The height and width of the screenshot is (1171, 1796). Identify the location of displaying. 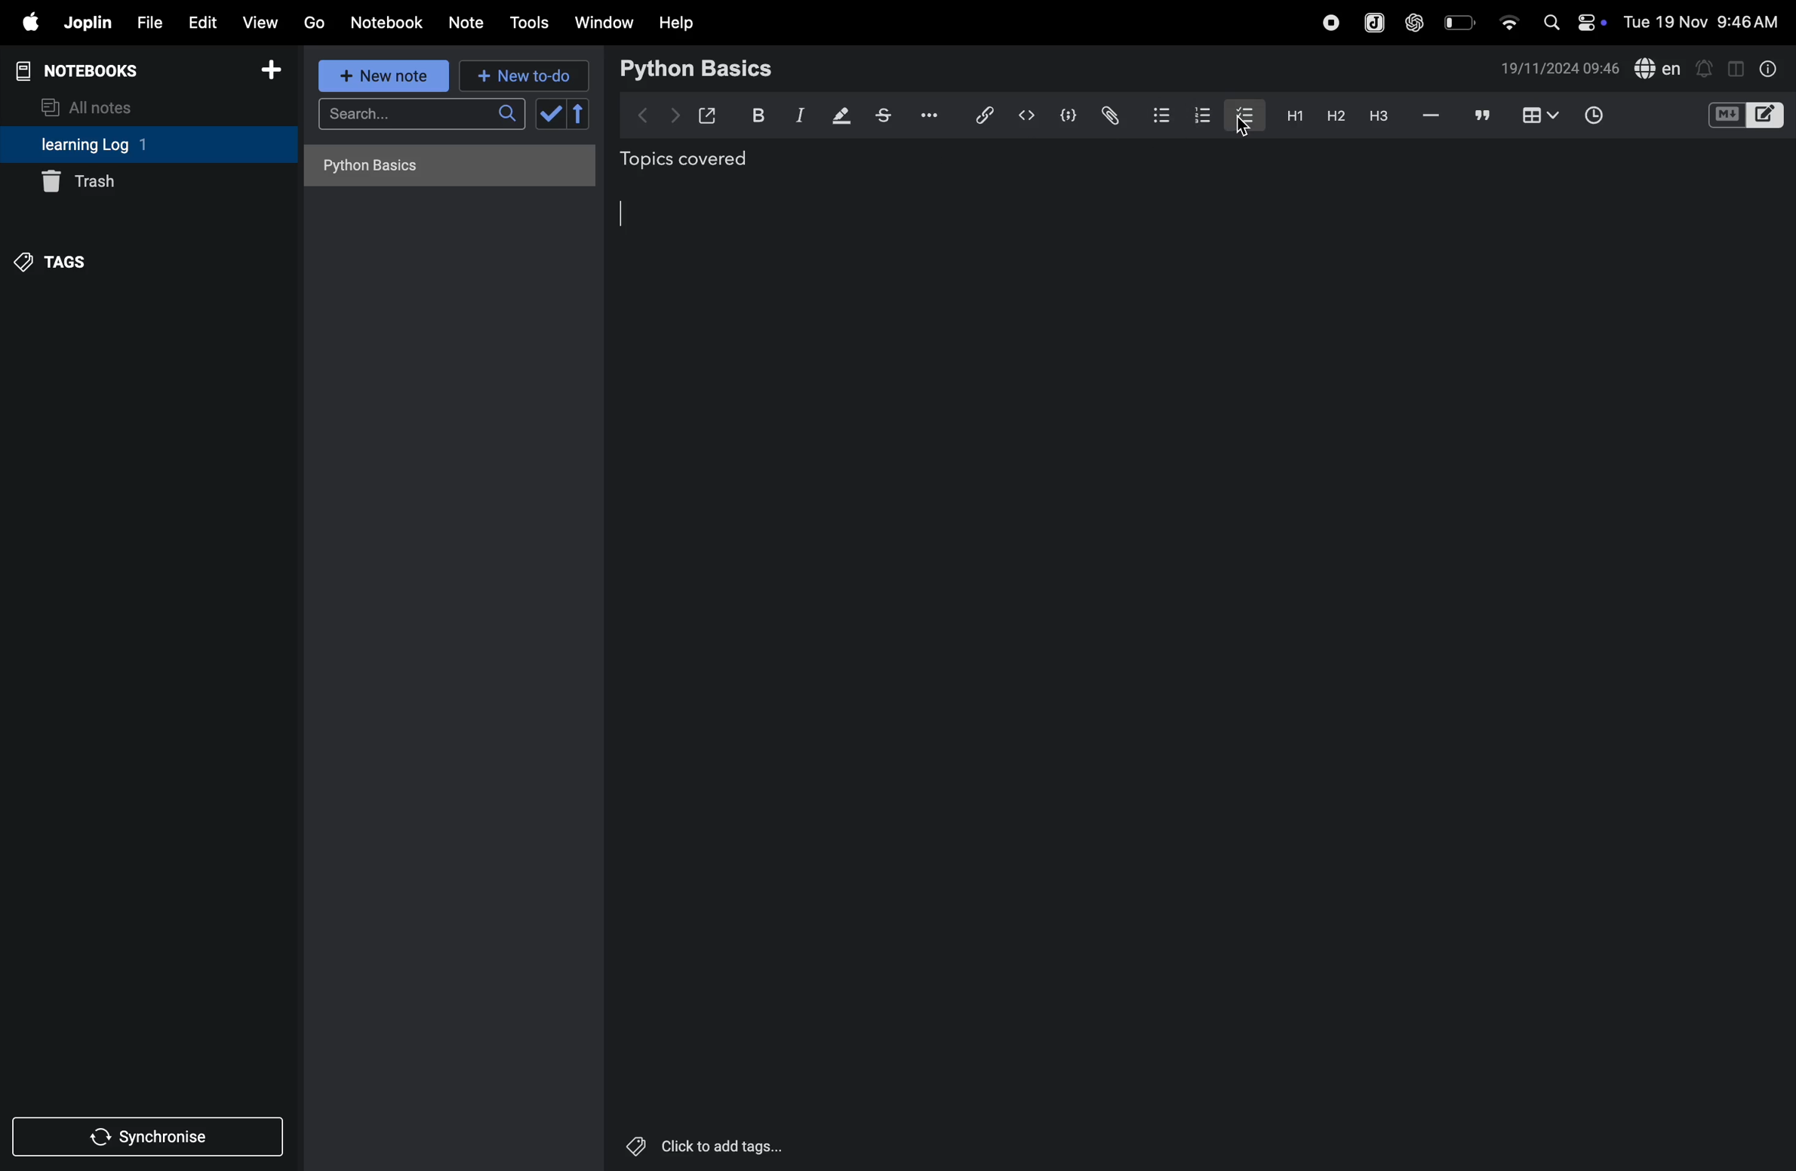
(842, 117).